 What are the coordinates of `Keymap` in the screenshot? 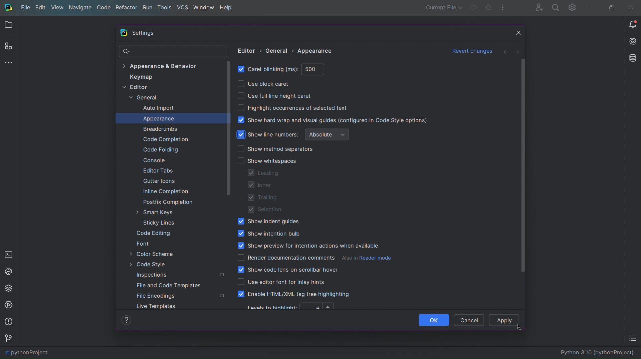 It's located at (140, 77).